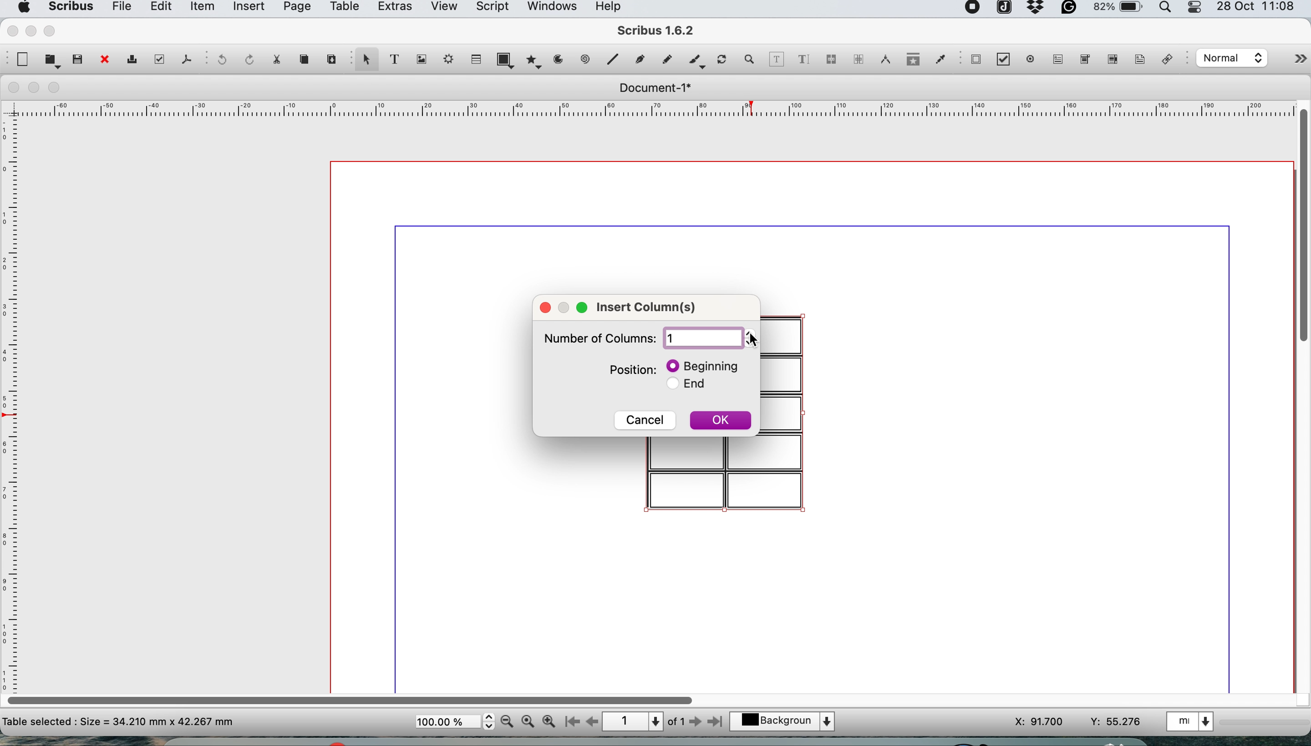 This screenshot has width=1311, height=746. What do you see at coordinates (753, 343) in the screenshot?
I see `cursor` at bounding box center [753, 343].